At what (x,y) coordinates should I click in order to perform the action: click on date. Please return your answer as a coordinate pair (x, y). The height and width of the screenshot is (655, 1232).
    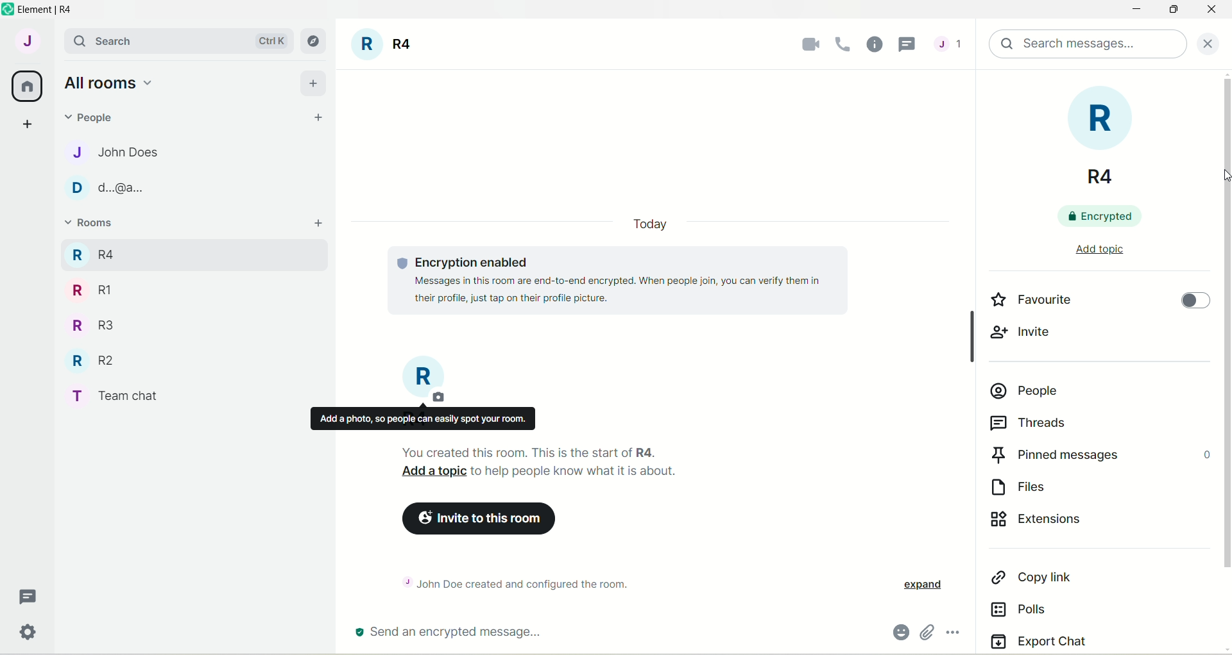
    Looking at the image, I should click on (649, 224).